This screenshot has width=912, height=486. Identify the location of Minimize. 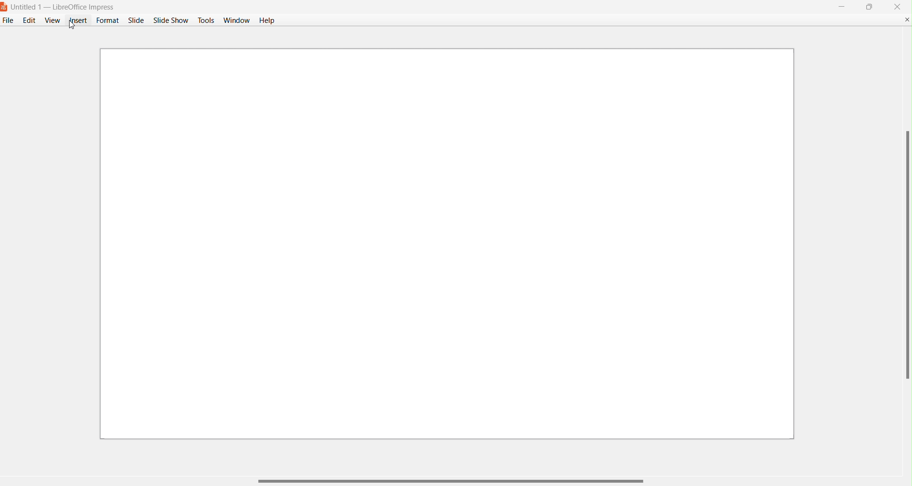
(841, 6).